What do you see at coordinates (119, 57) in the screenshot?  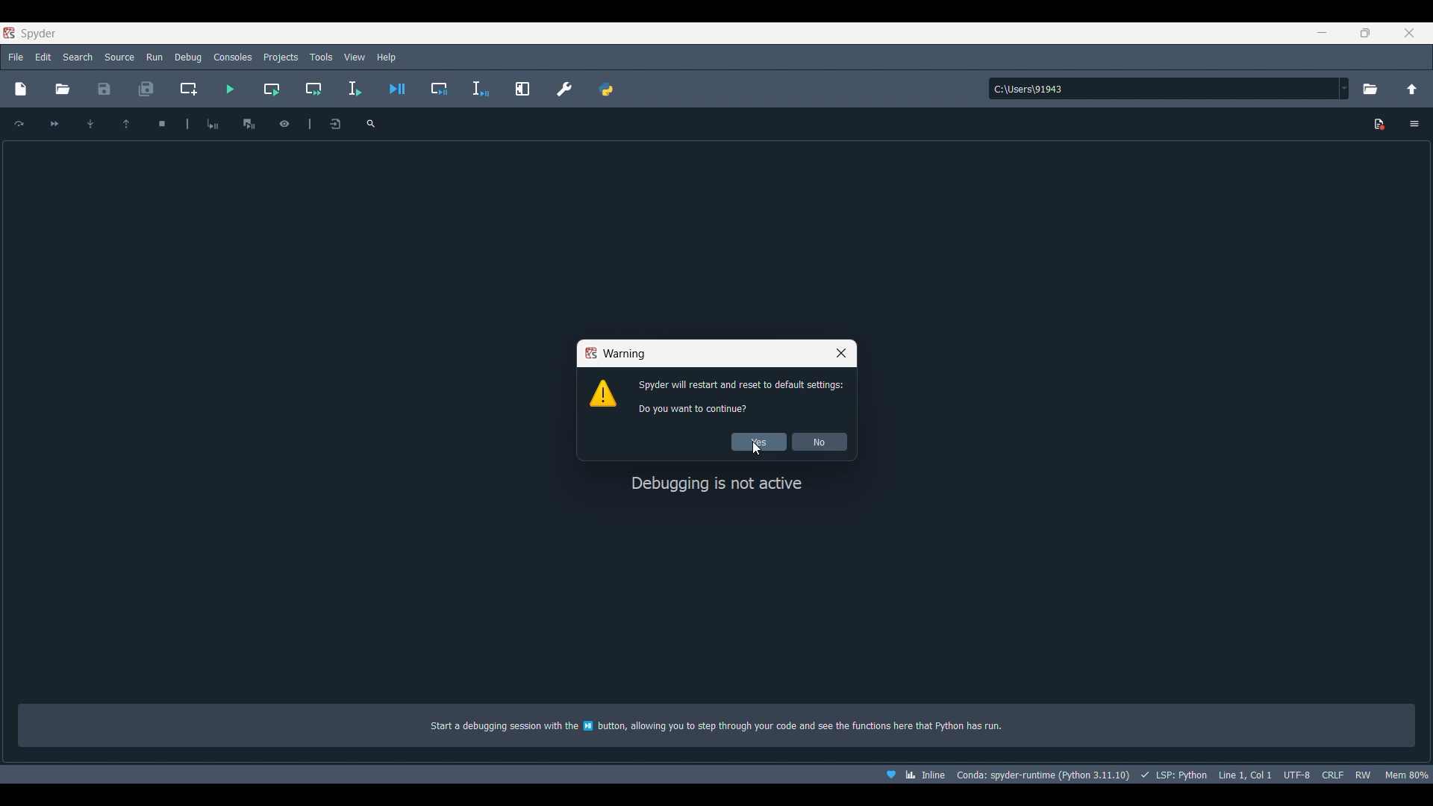 I see `Source menu` at bounding box center [119, 57].